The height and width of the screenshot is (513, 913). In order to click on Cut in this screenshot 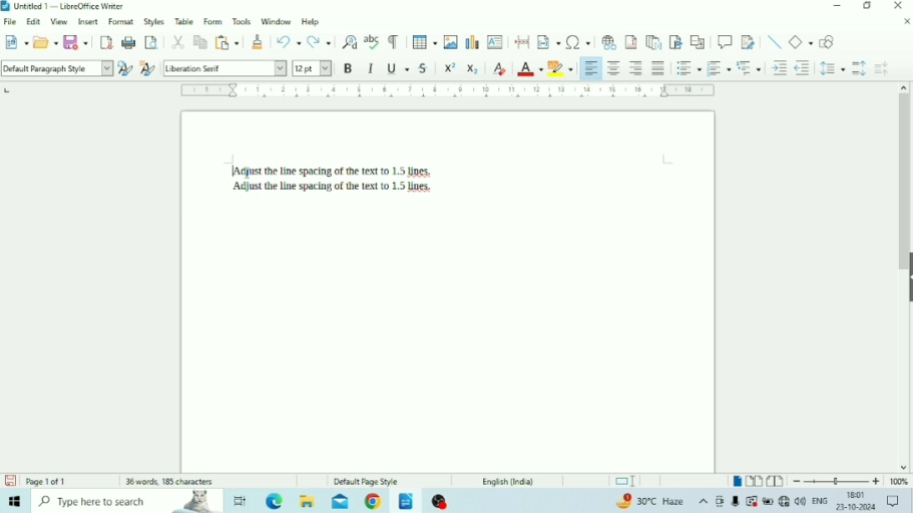, I will do `click(177, 42)`.